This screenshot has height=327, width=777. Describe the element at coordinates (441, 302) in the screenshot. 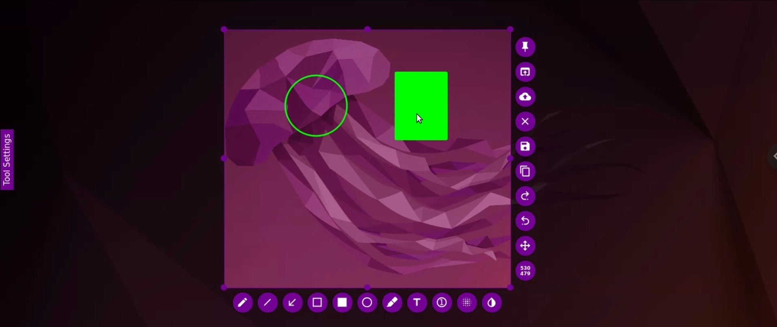

I see `auto incrementing counter bubble` at that location.